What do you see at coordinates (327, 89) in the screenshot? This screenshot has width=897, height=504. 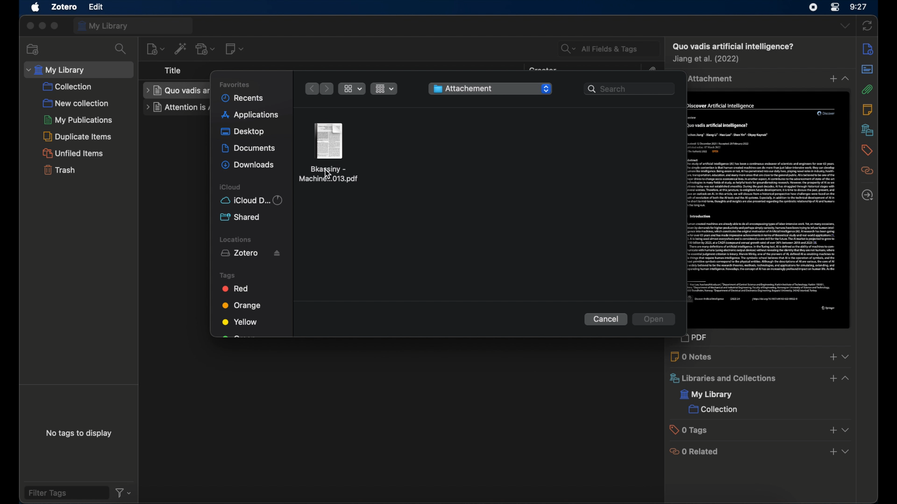 I see `next` at bounding box center [327, 89].